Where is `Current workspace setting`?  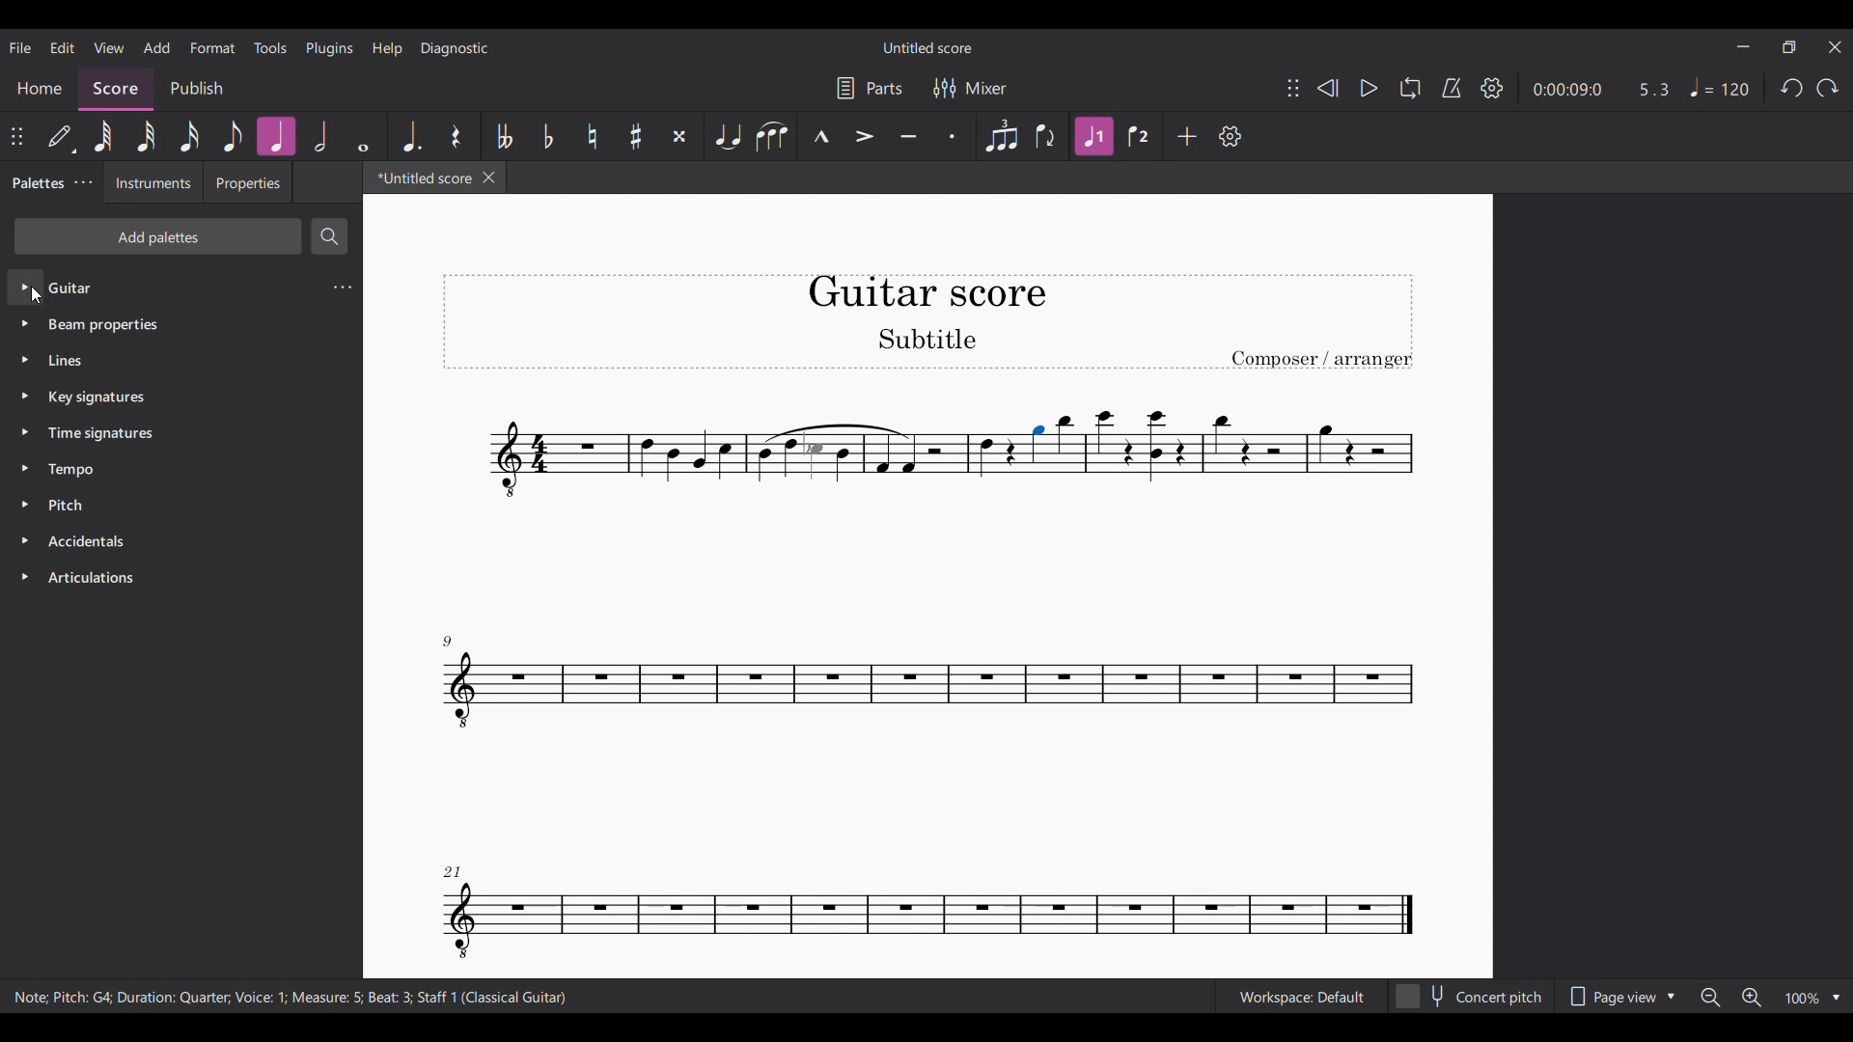
Current workspace setting is located at coordinates (1301, 997).